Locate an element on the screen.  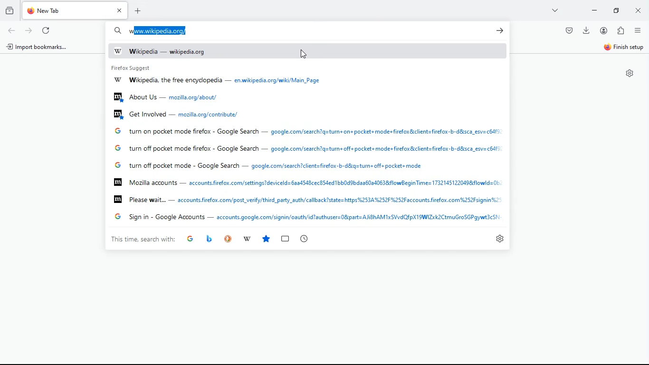
firefox suggestions is located at coordinates (309, 132).